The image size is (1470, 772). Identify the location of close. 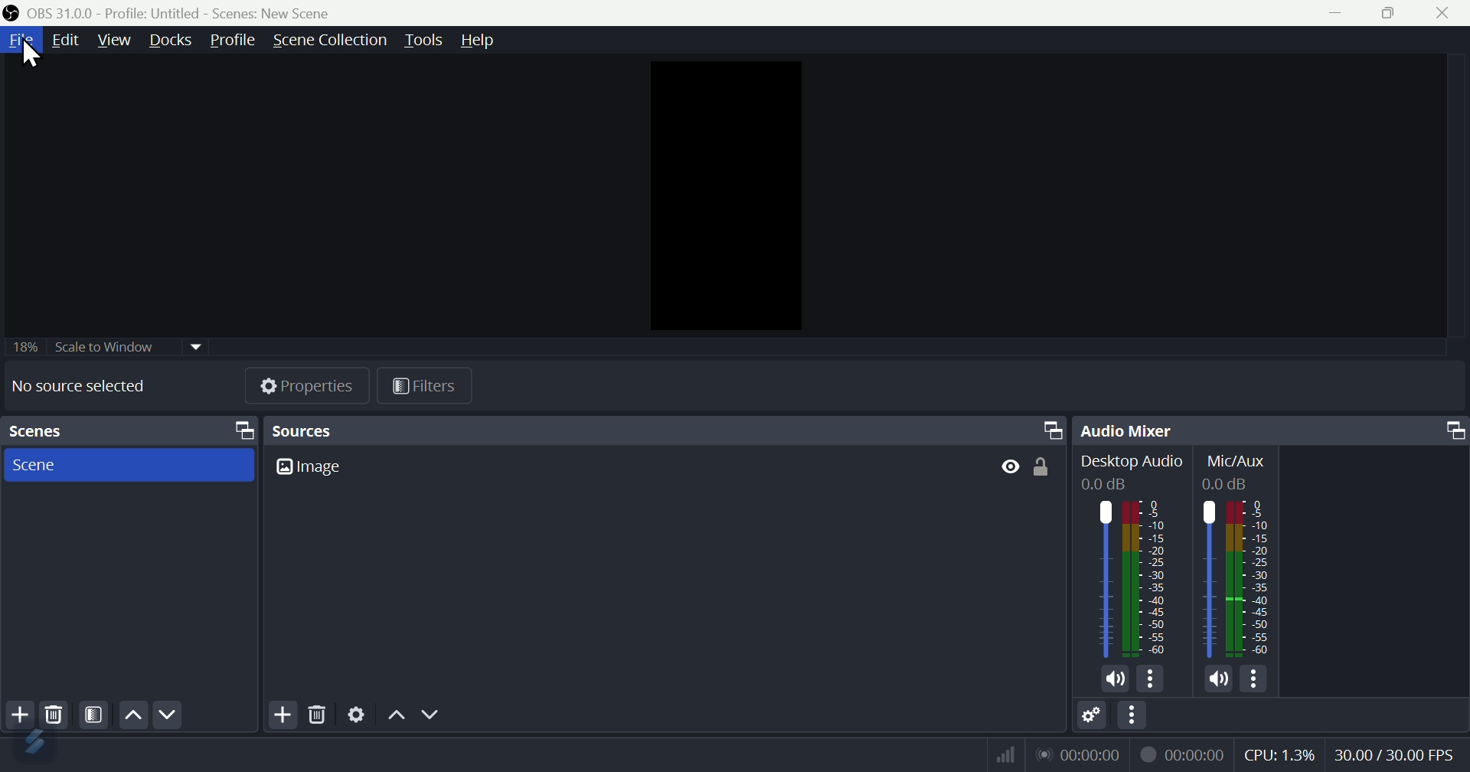
(1446, 13).